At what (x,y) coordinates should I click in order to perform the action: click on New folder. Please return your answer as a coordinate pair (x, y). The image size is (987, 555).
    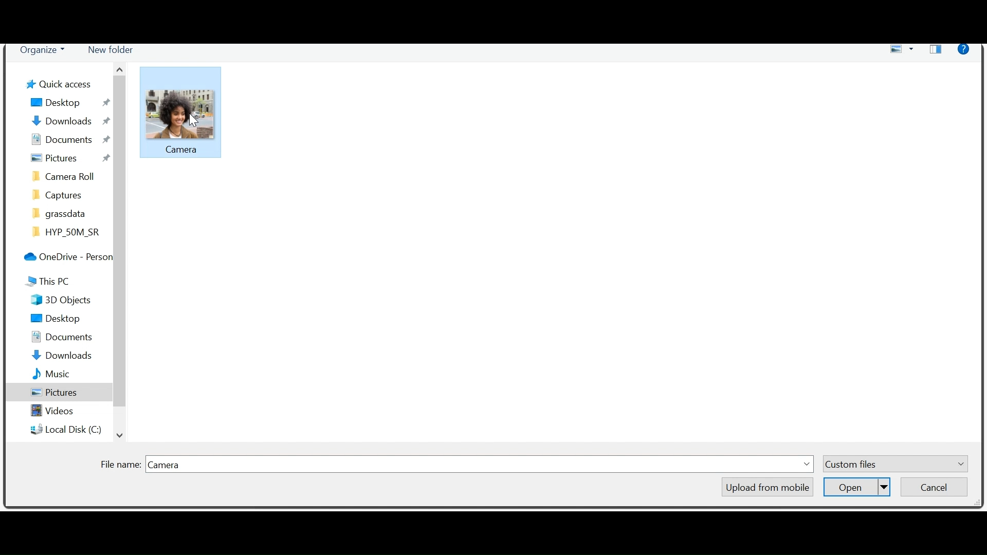
    Looking at the image, I should click on (112, 51).